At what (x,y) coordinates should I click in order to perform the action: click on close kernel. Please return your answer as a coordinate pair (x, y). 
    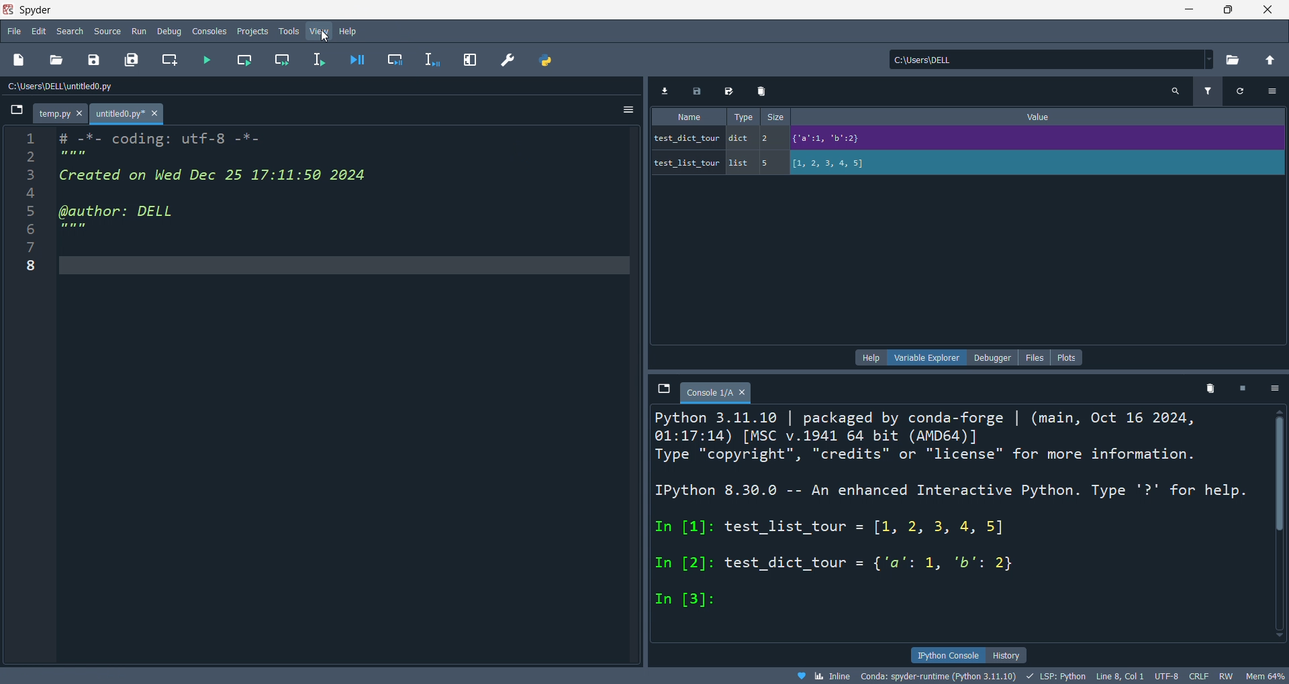
    Looking at the image, I should click on (1244, 390).